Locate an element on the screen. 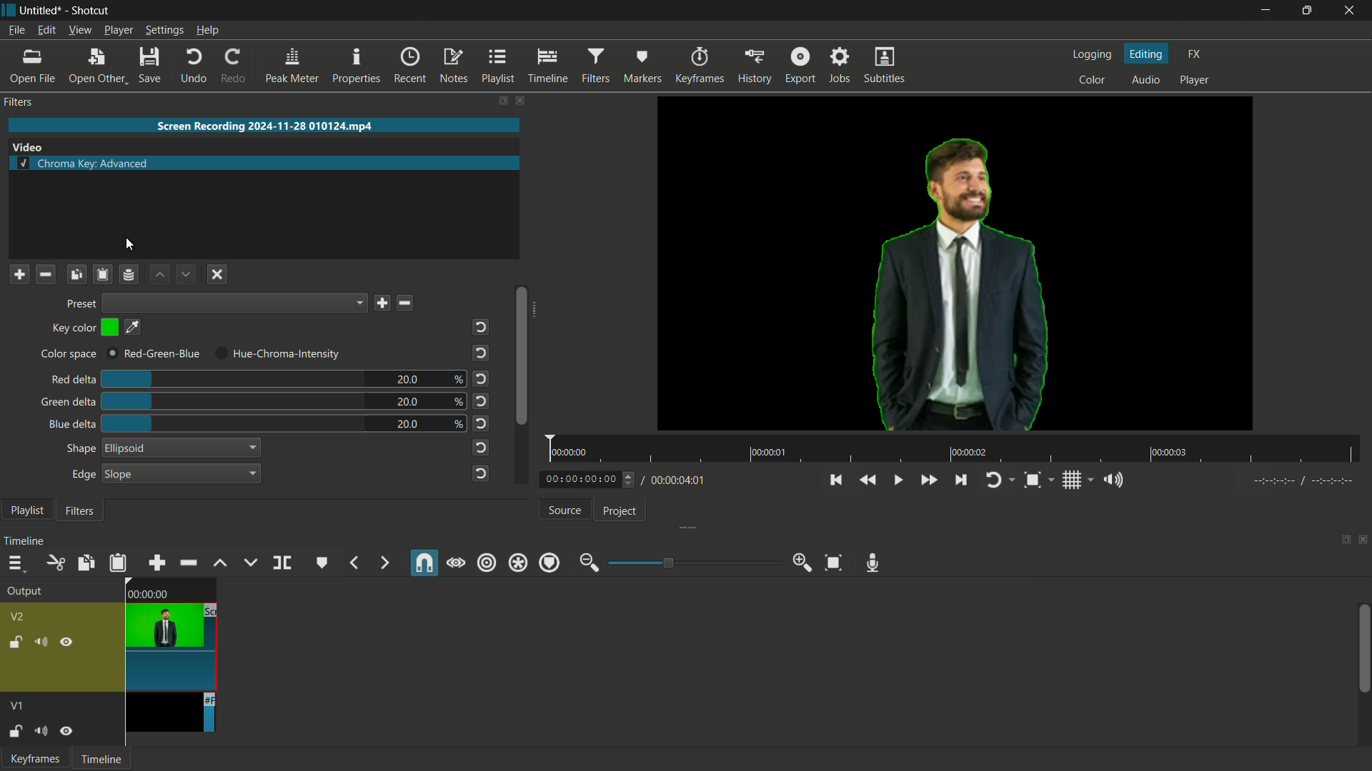 The width and height of the screenshot is (1372, 771). mute is located at coordinates (40, 730).